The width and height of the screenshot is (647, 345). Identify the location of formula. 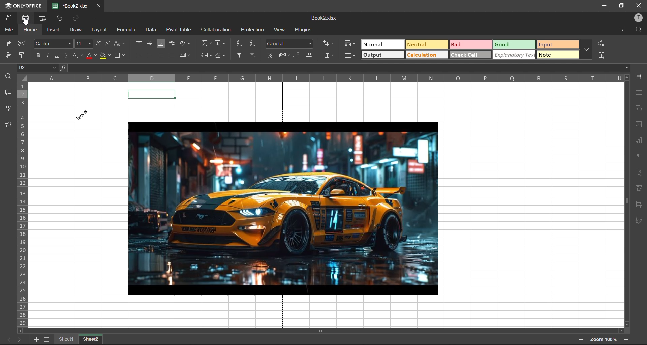
(127, 30).